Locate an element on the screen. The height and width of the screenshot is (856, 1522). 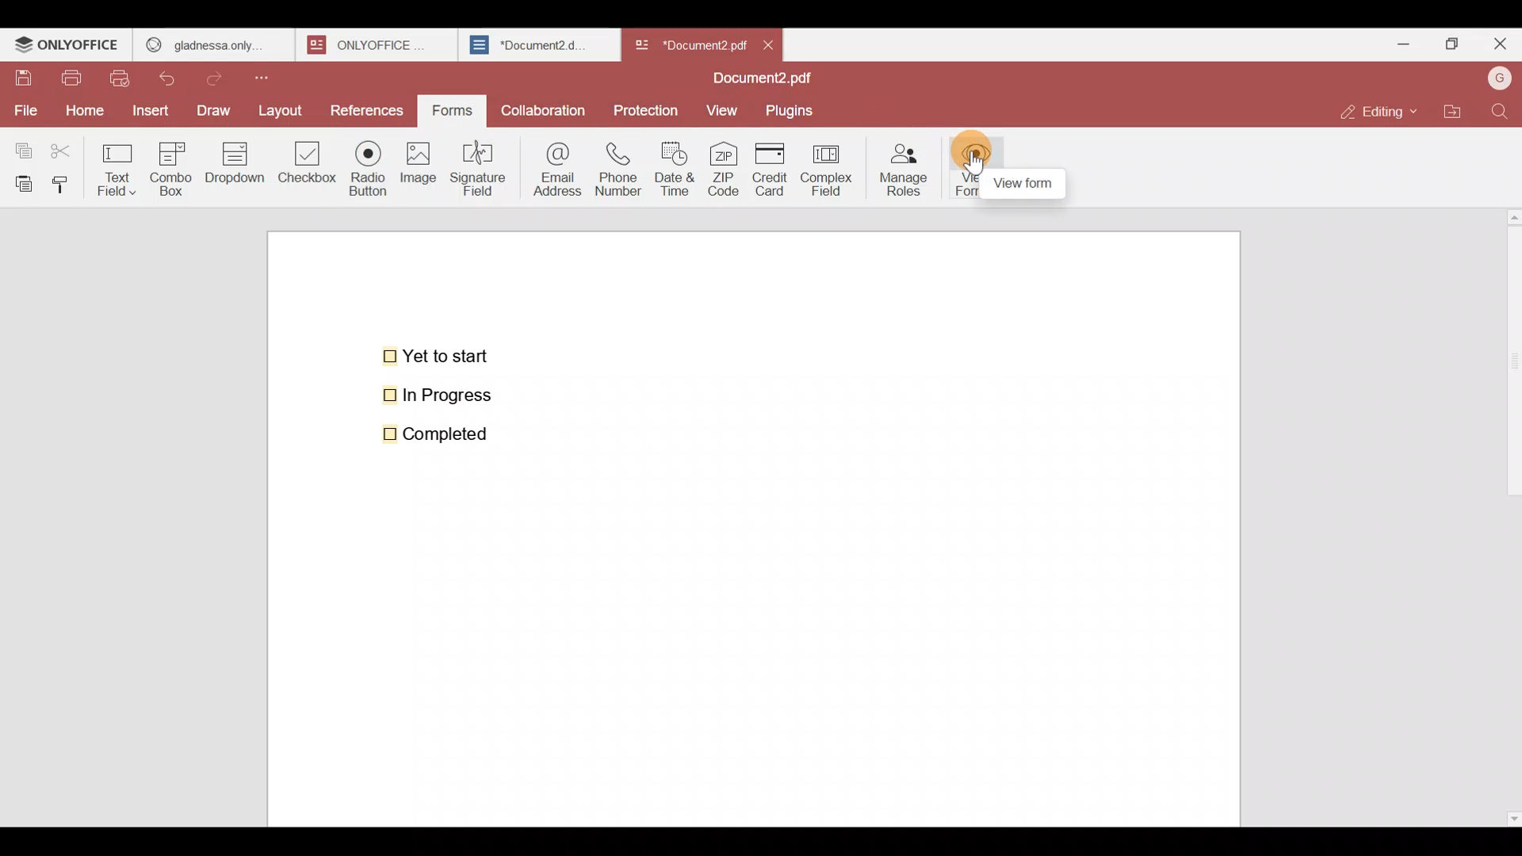
Radio is located at coordinates (363, 172).